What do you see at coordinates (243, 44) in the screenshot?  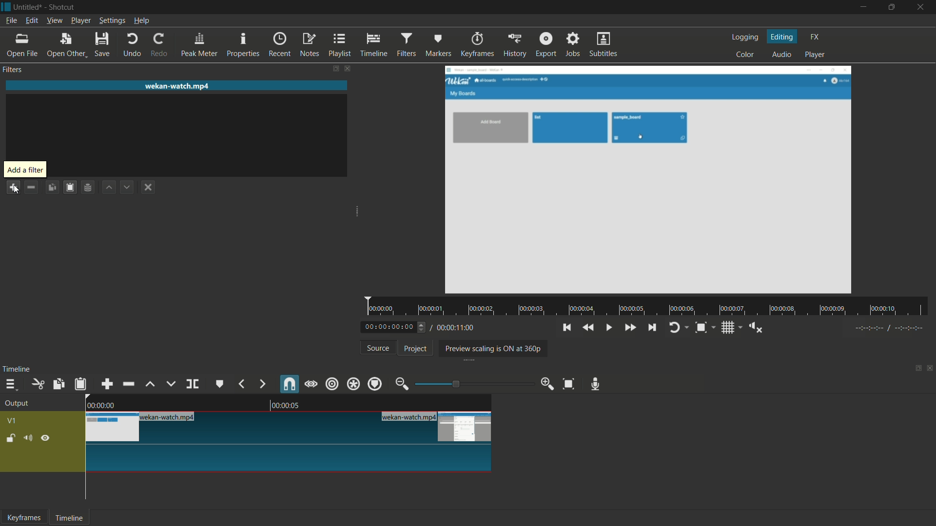 I see `properties` at bounding box center [243, 44].